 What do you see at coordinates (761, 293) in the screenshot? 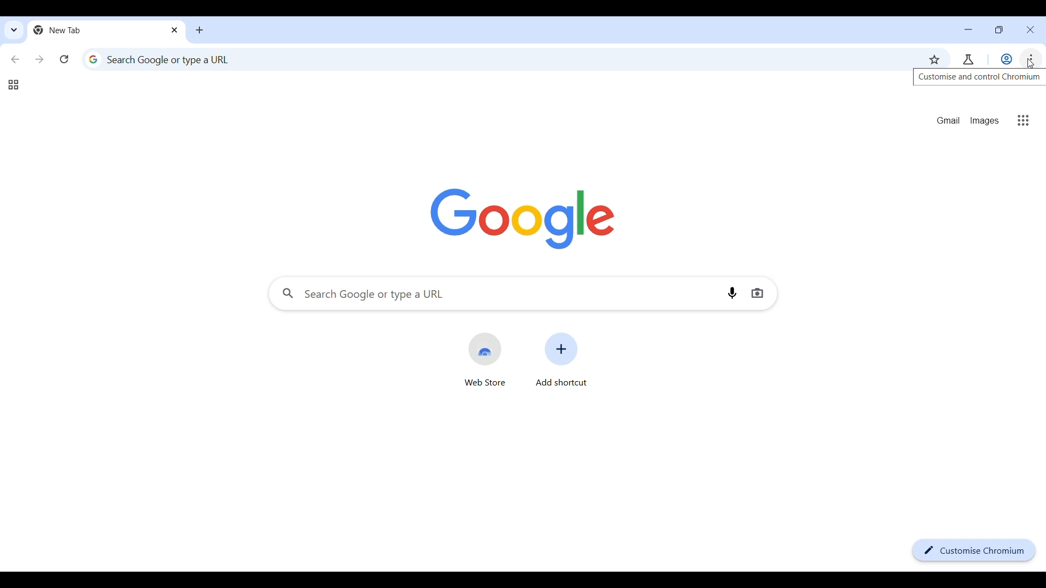
I see `Search by image` at bounding box center [761, 293].